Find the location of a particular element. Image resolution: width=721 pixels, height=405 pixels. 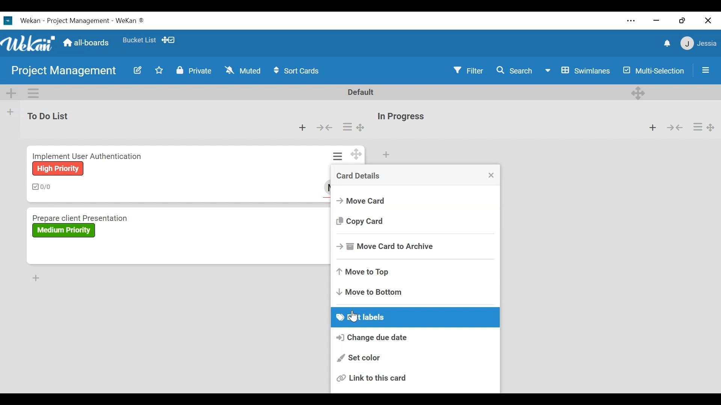

Change due date is located at coordinates (416, 338).